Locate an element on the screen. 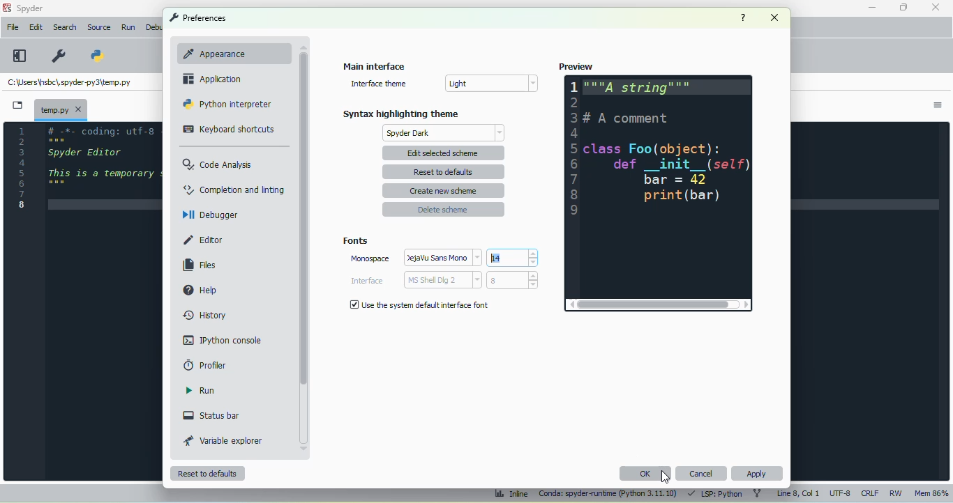 The height and width of the screenshot is (503, 953). syntax highlighting theme is located at coordinates (401, 114).